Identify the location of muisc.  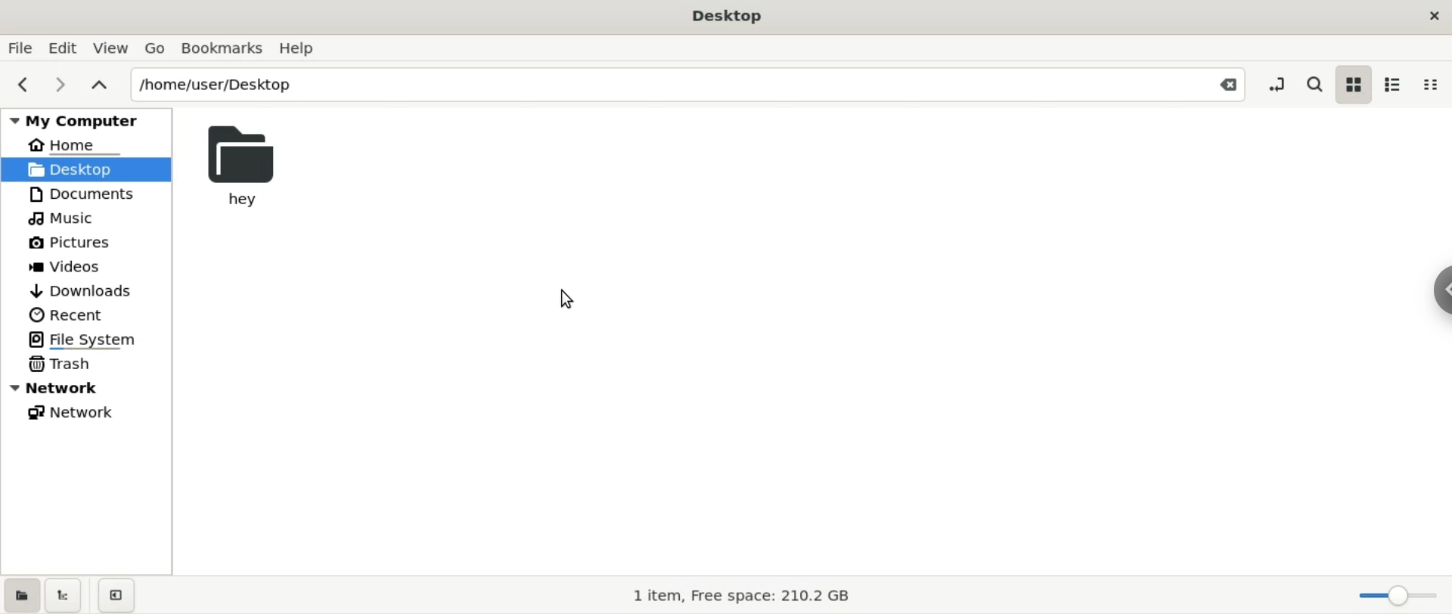
(68, 220).